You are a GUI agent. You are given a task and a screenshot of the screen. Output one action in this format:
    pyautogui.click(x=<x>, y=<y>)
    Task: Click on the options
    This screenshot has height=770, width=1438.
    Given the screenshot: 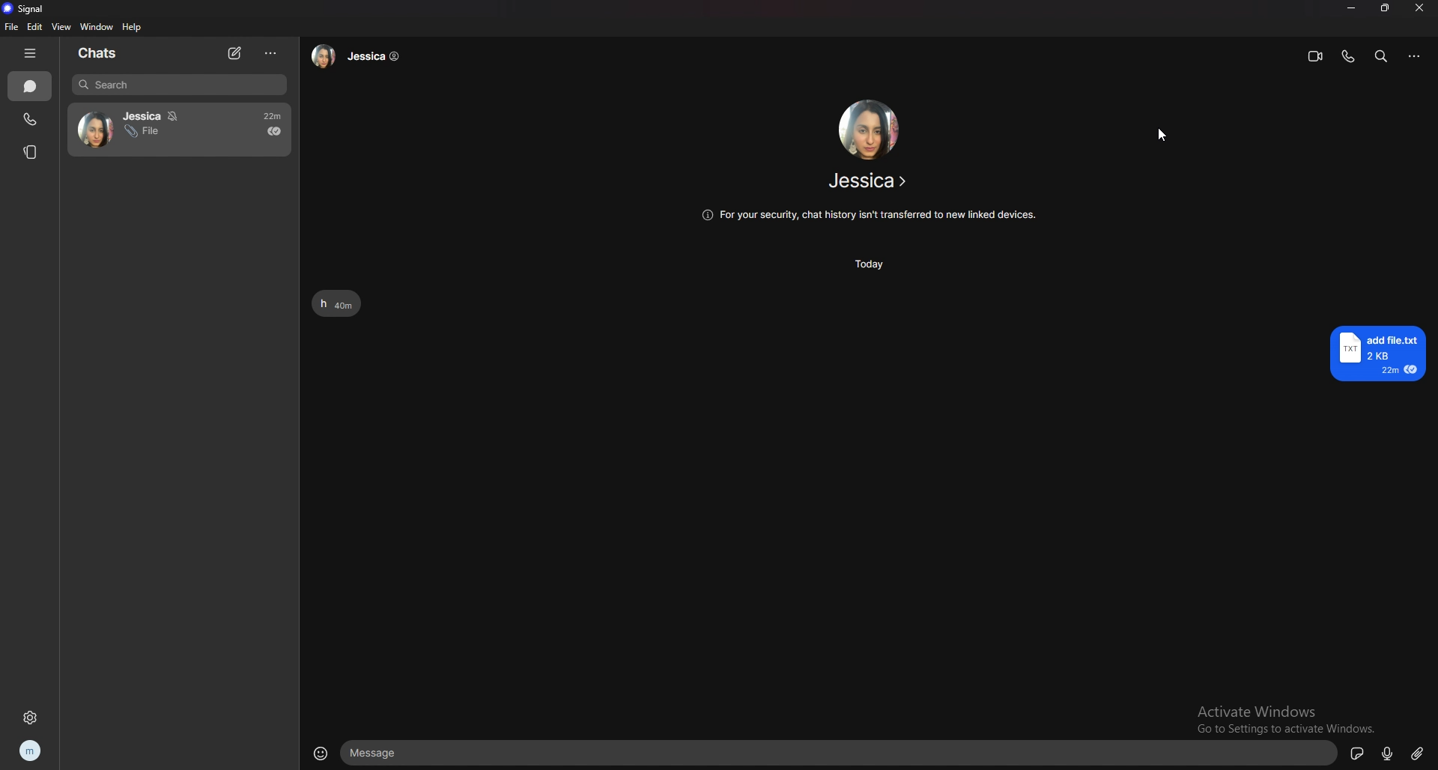 What is the action you would take?
    pyautogui.click(x=272, y=54)
    